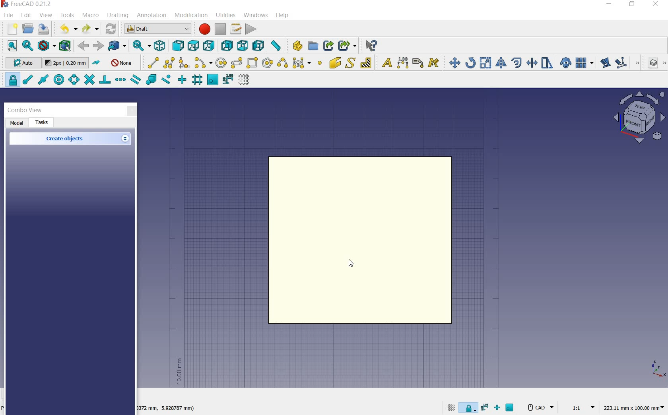  Describe the element at coordinates (98, 46) in the screenshot. I see `forward` at that location.